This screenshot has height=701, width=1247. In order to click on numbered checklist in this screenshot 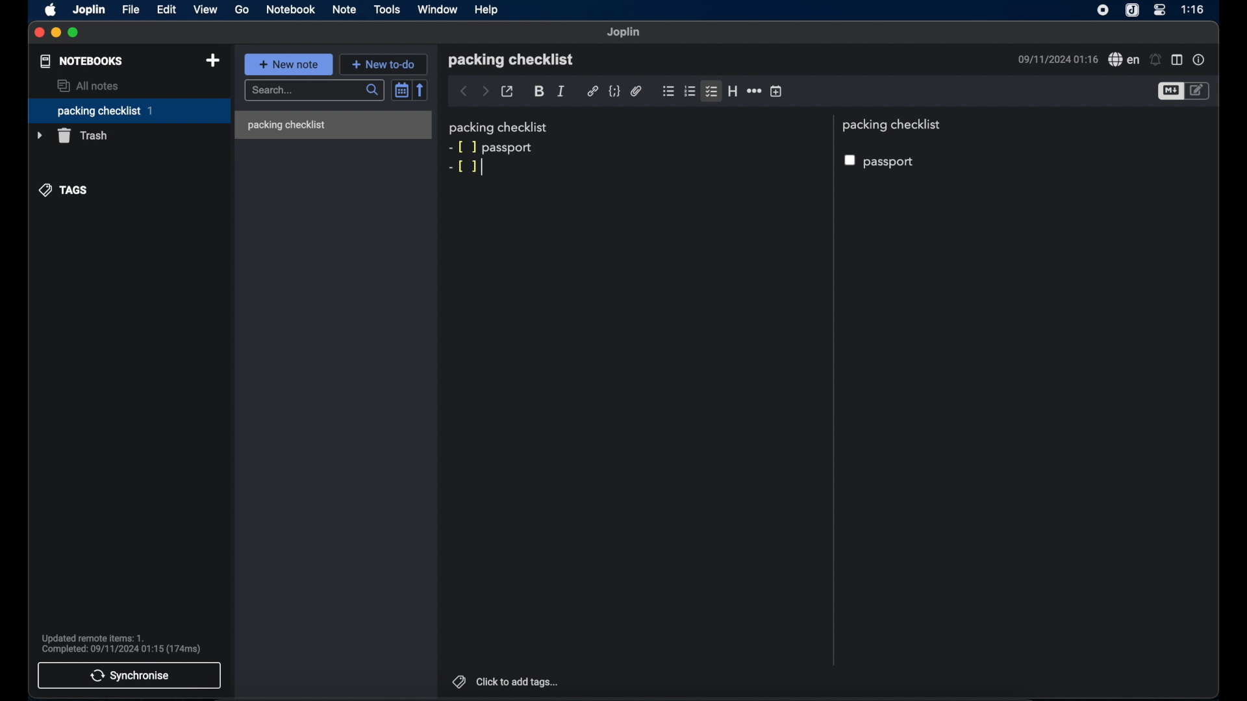, I will do `click(690, 92)`.